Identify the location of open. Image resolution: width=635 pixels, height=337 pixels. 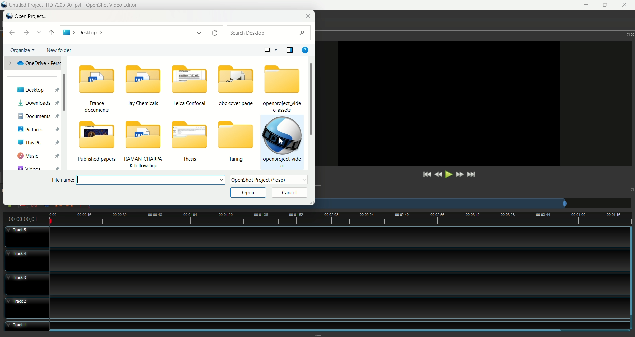
(247, 193).